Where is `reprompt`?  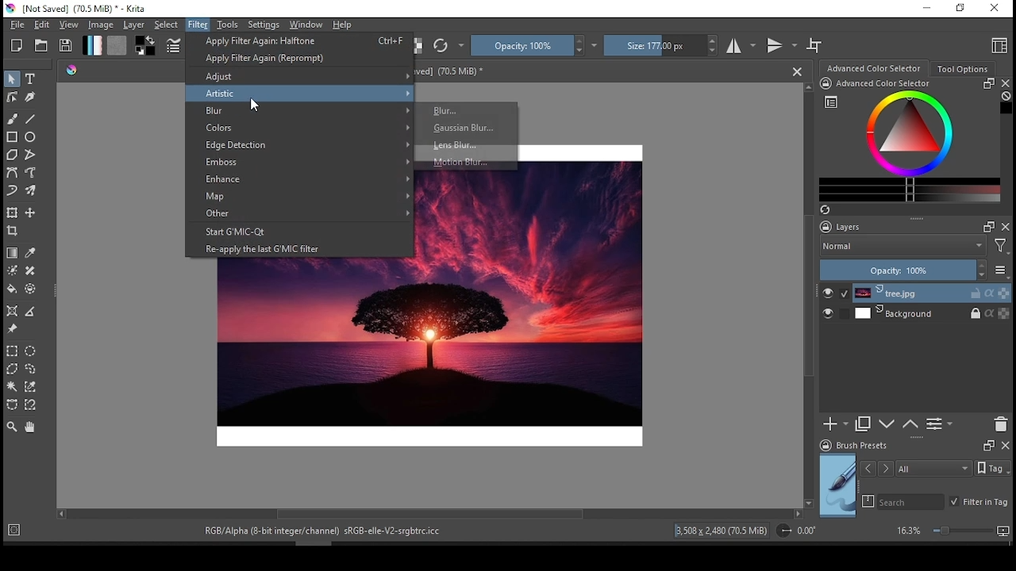
reprompt is located at coordinates (267, 59).